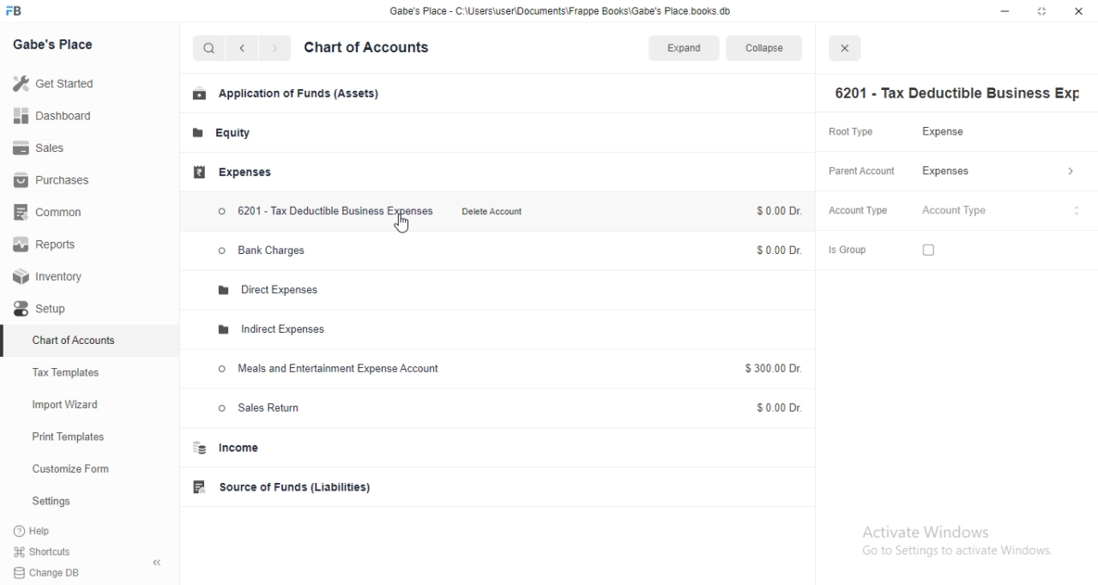  Describe the element at coordinates (43, 148) in the screenshot. I see `Sales` at that location.